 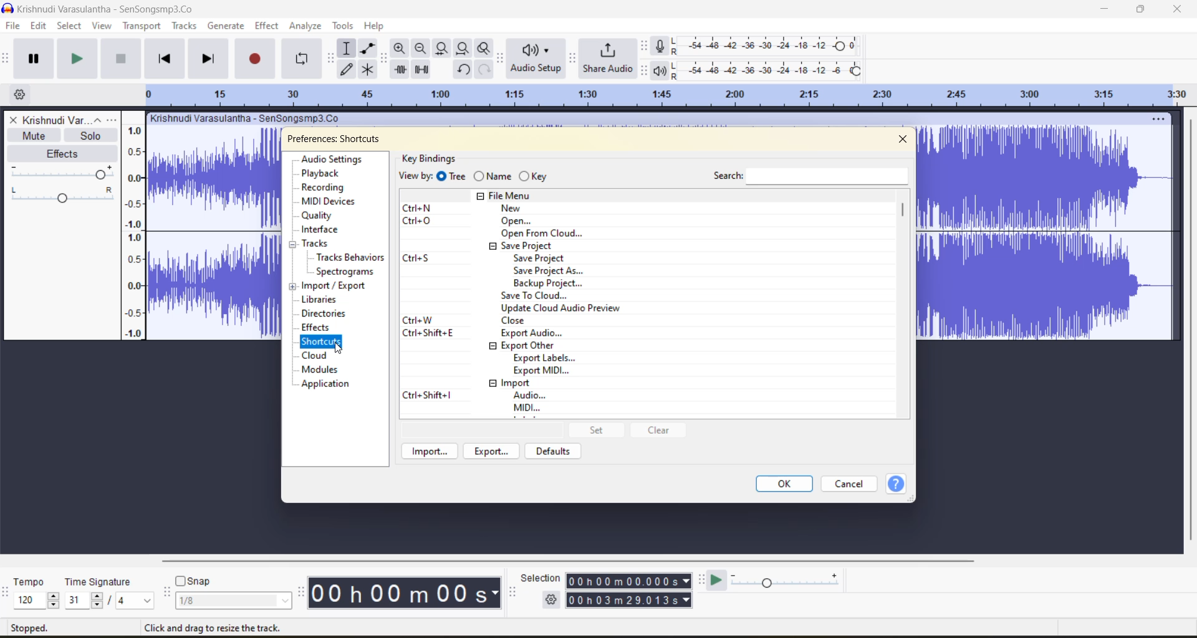 What do you see at coordinates (65, 201) in the screenshot?
I see `change pan` at bounding box center [65, 201].